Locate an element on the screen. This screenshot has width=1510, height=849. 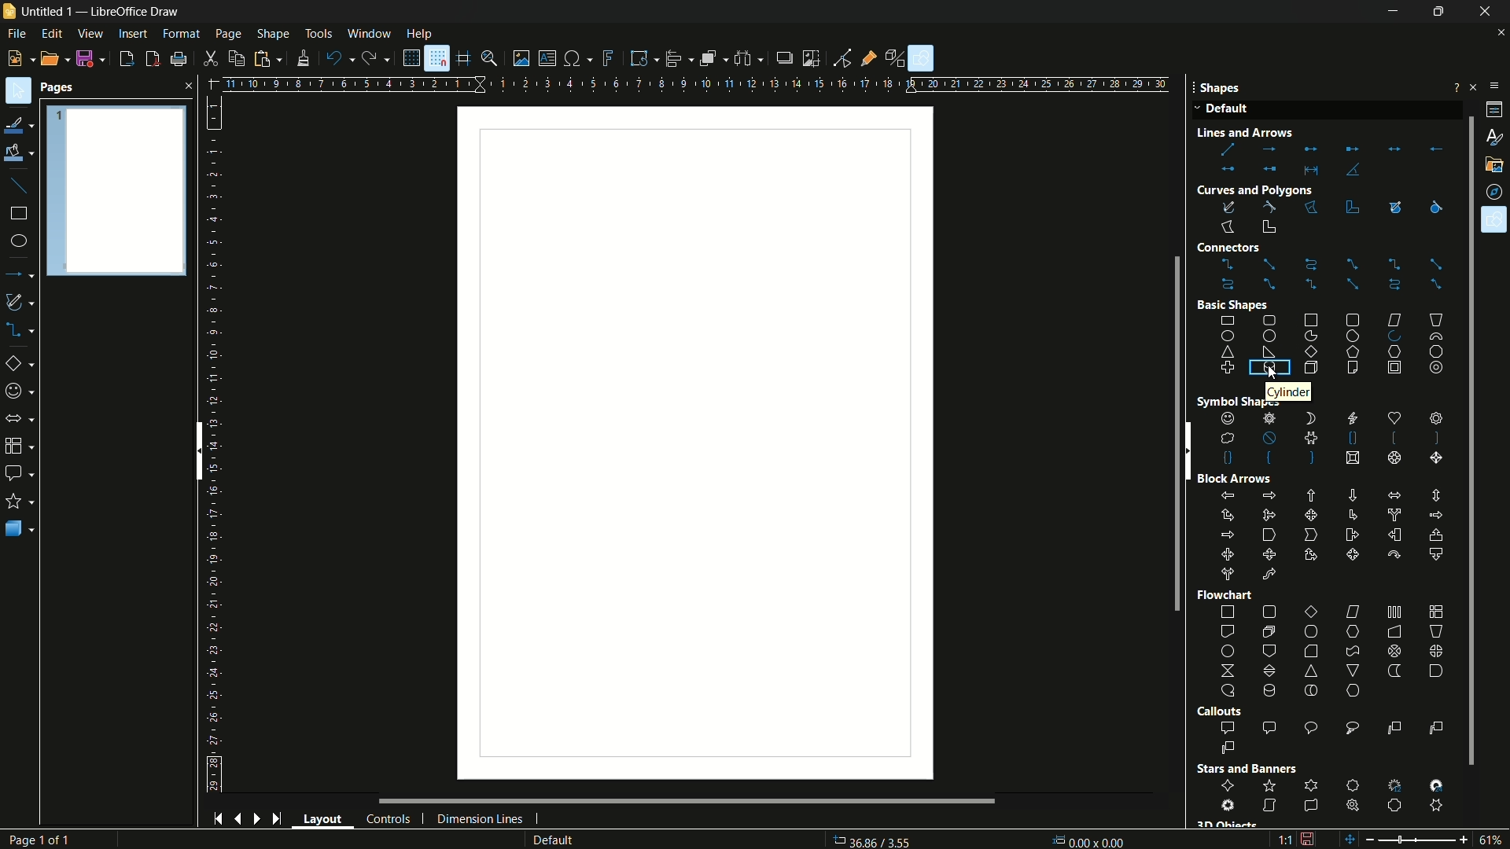
36.86 is located at coordinates (879, 840).